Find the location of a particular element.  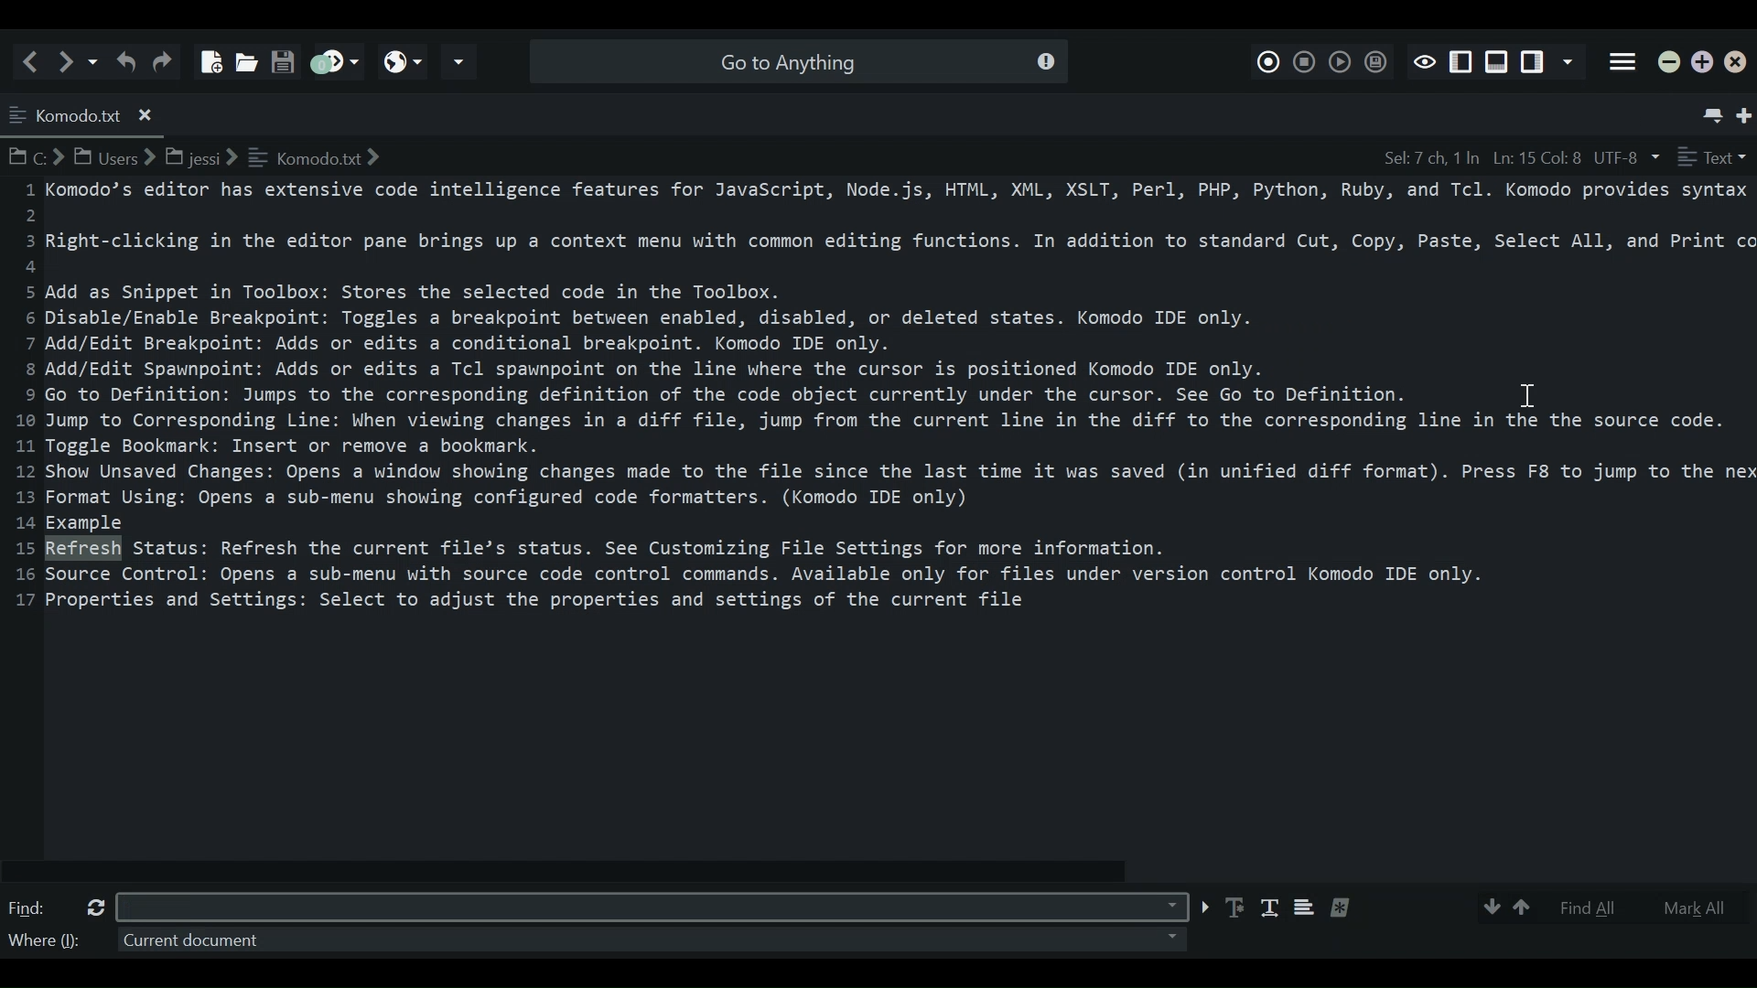

File Type is located at coordinates (1712, 157).